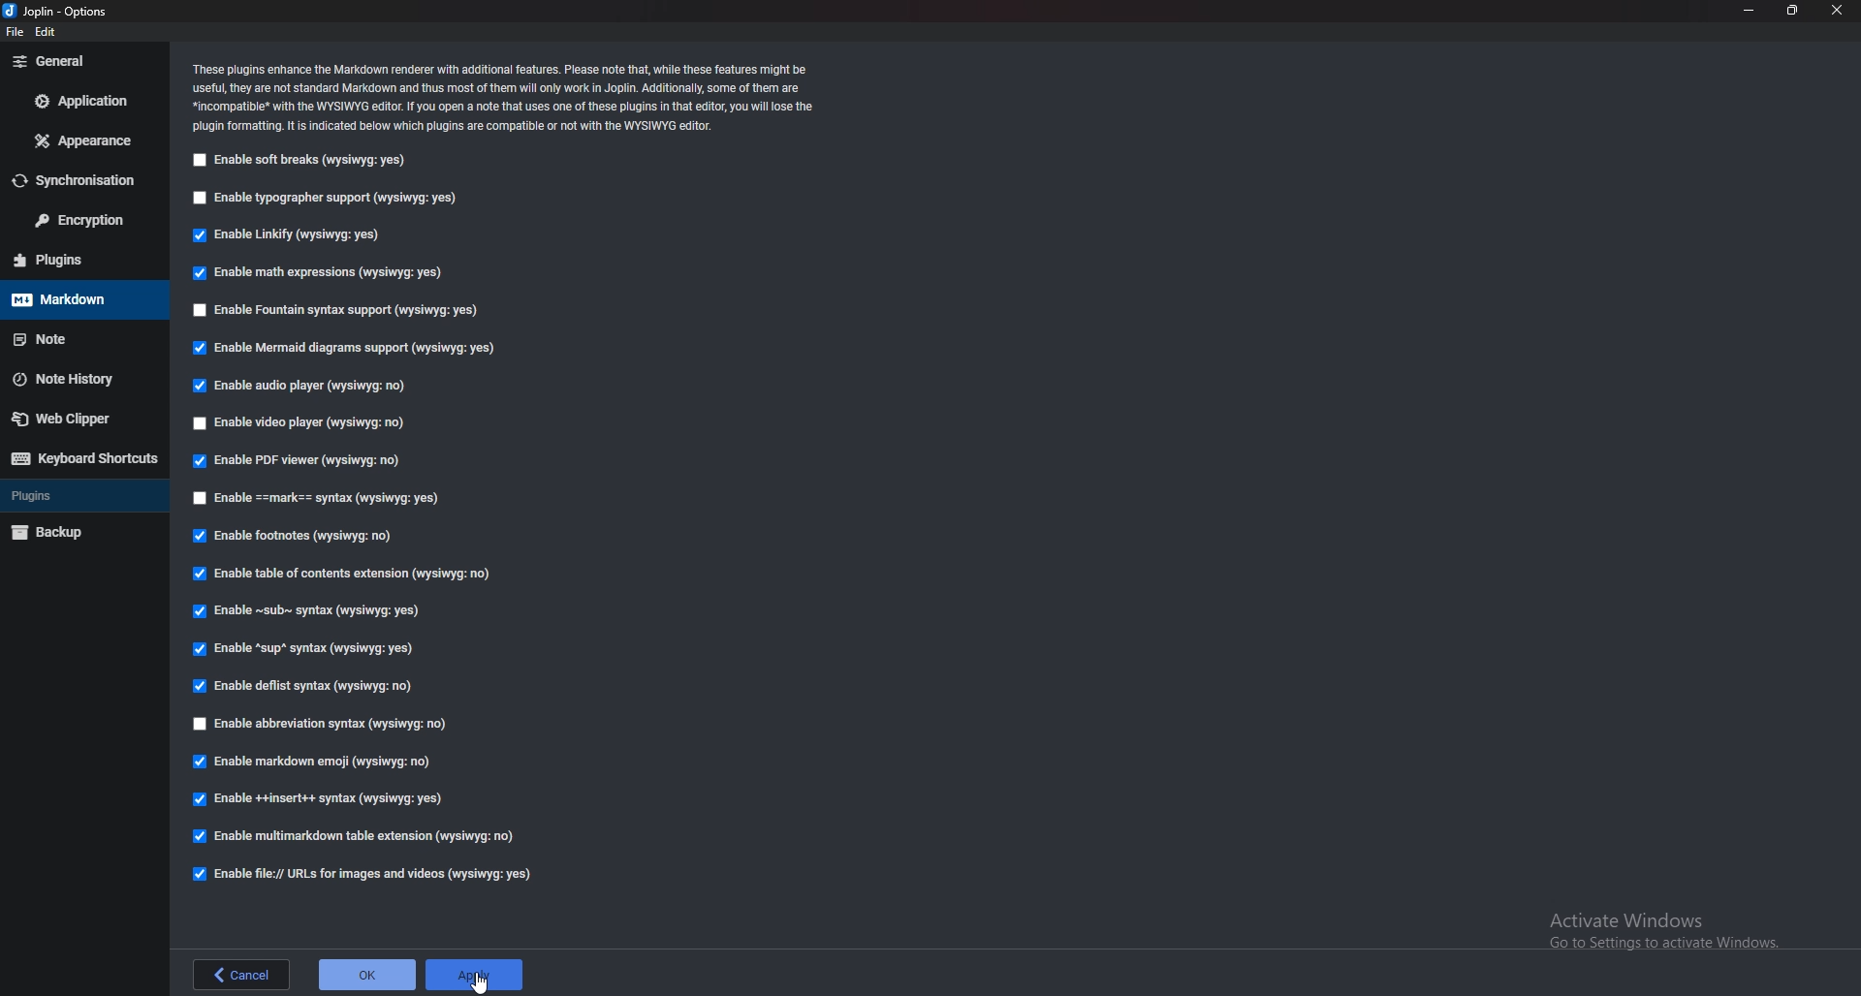  What do you see at coordinates (325, 797) in the screenshot?
I see `Enable insert syntax` at bounding box center [325, 797].